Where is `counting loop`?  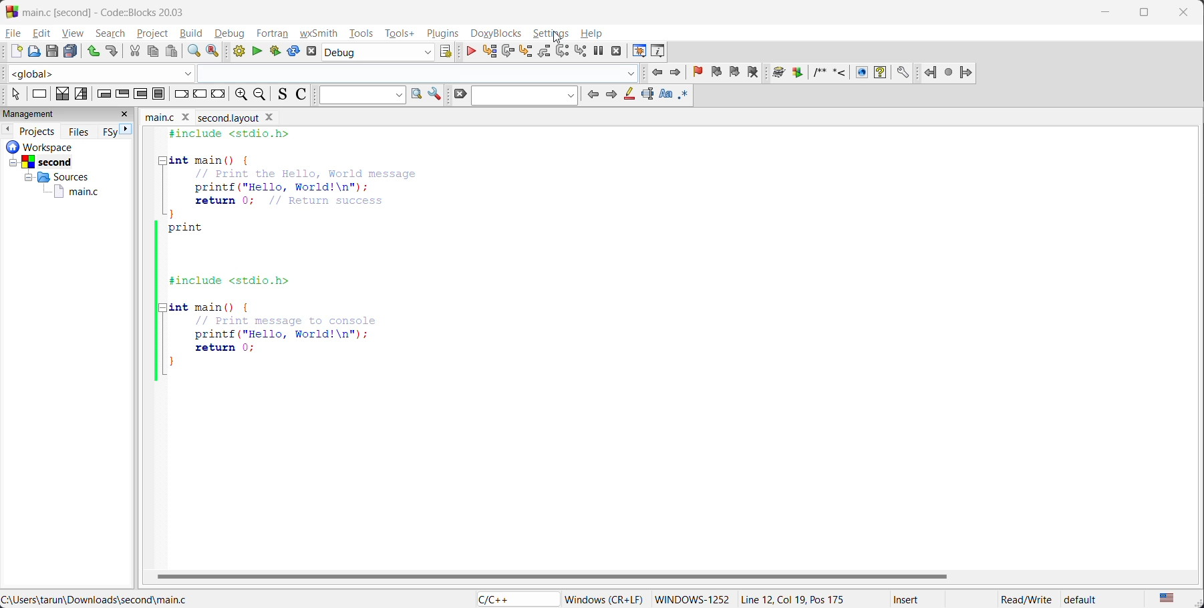
counting loop is located at coordinates (142, 94).